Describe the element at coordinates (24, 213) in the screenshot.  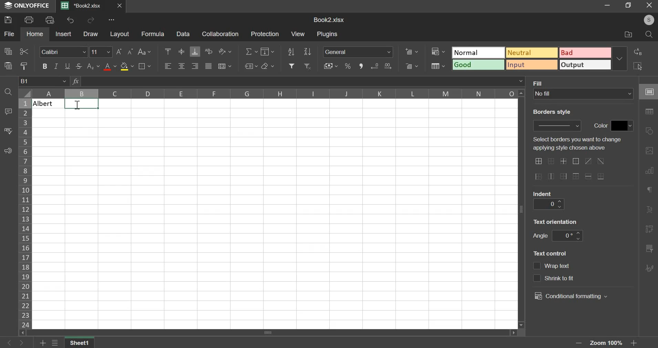
I see `rows` at that location.